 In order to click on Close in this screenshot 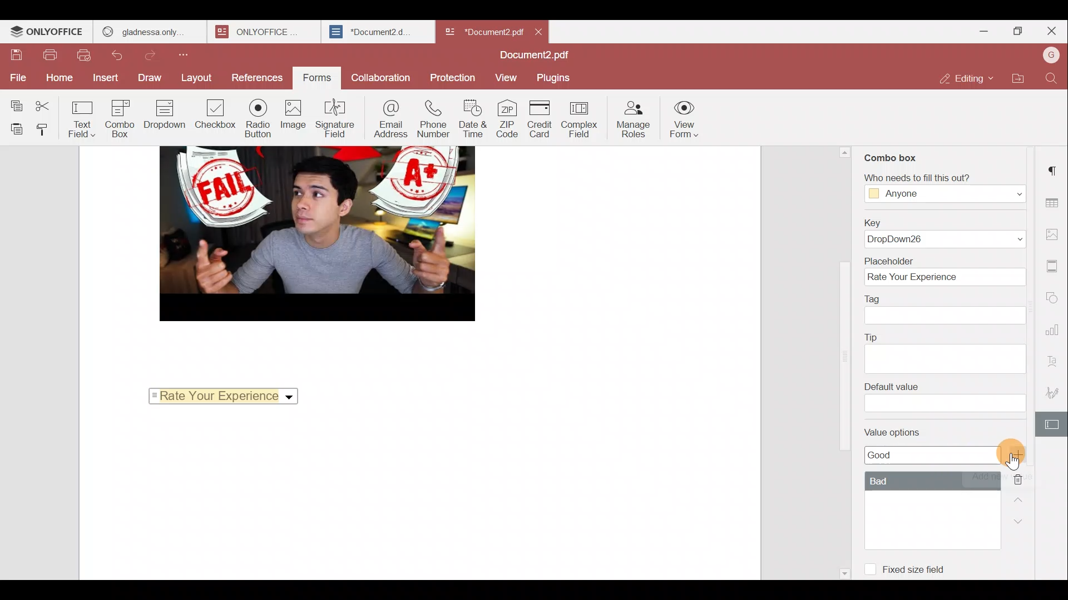, I will do `click(540, 30)`.